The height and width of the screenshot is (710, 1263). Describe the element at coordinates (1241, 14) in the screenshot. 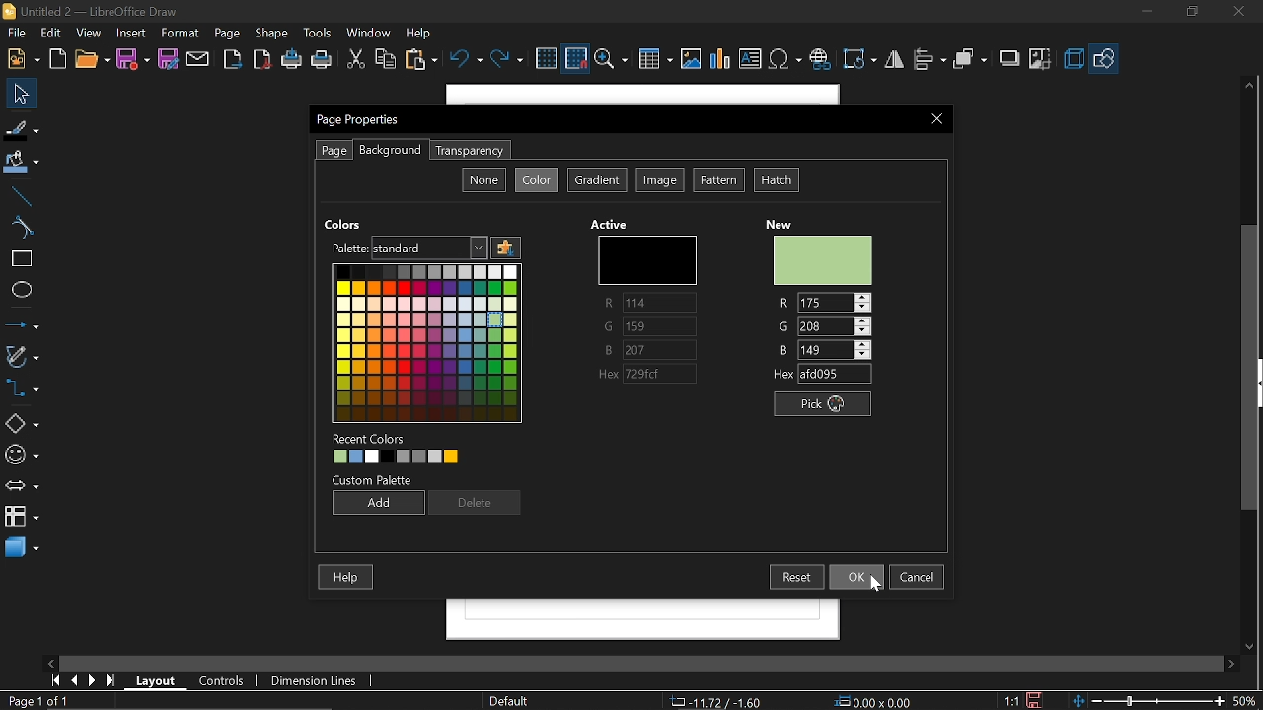

I see `CLose` at that location.